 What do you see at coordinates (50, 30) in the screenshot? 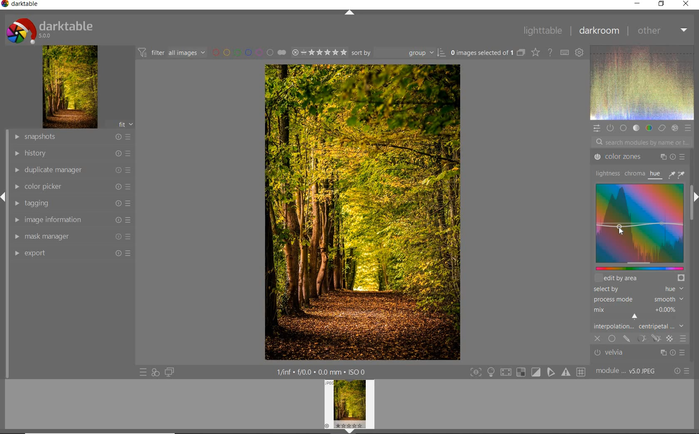
I see `SYSTEM LOGO & NAME` at bounding box center [50, 30].